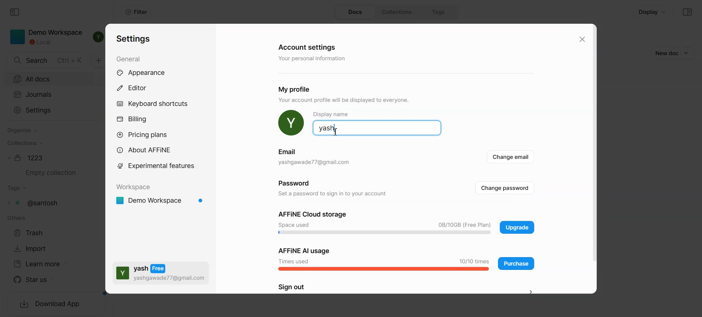 This screenshot has width=702, height=317. Describe the element at coordinates (516, 263) in the screenshot. I see `Purchase application` at that location.